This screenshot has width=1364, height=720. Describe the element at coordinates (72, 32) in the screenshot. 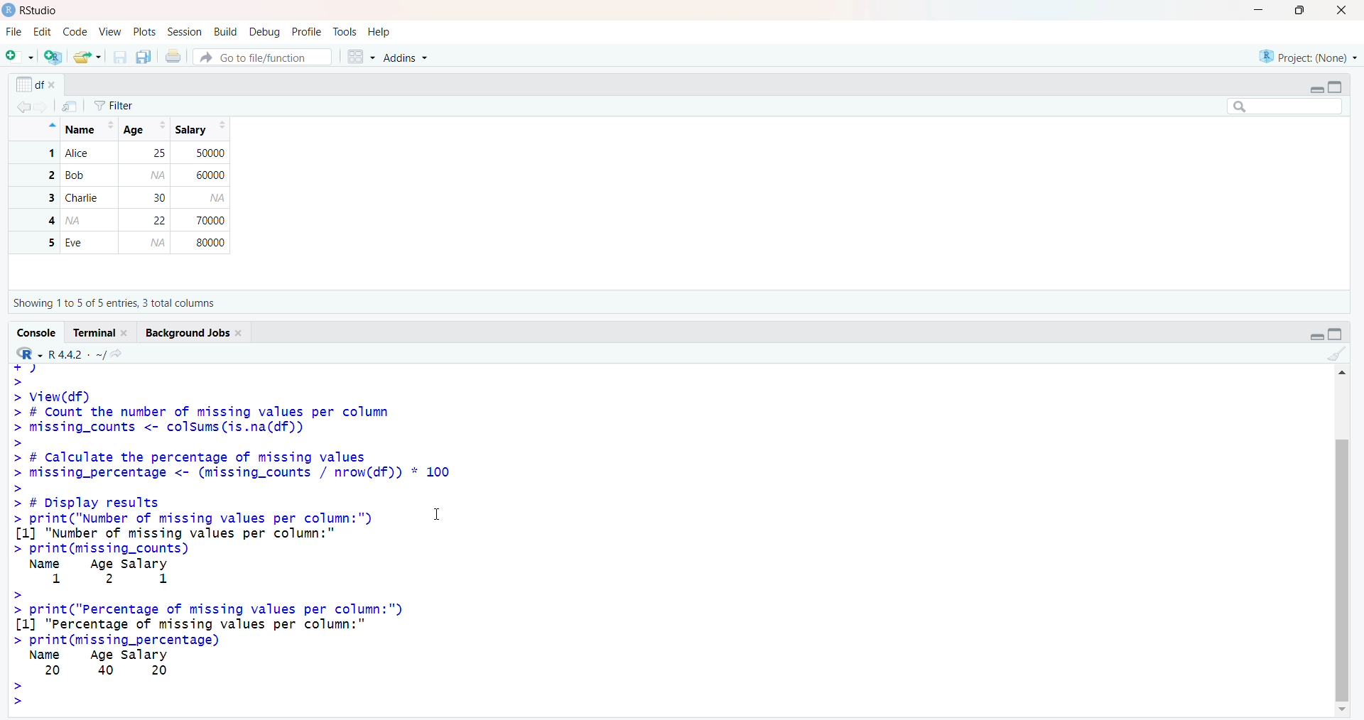

I see `Code` at that location.